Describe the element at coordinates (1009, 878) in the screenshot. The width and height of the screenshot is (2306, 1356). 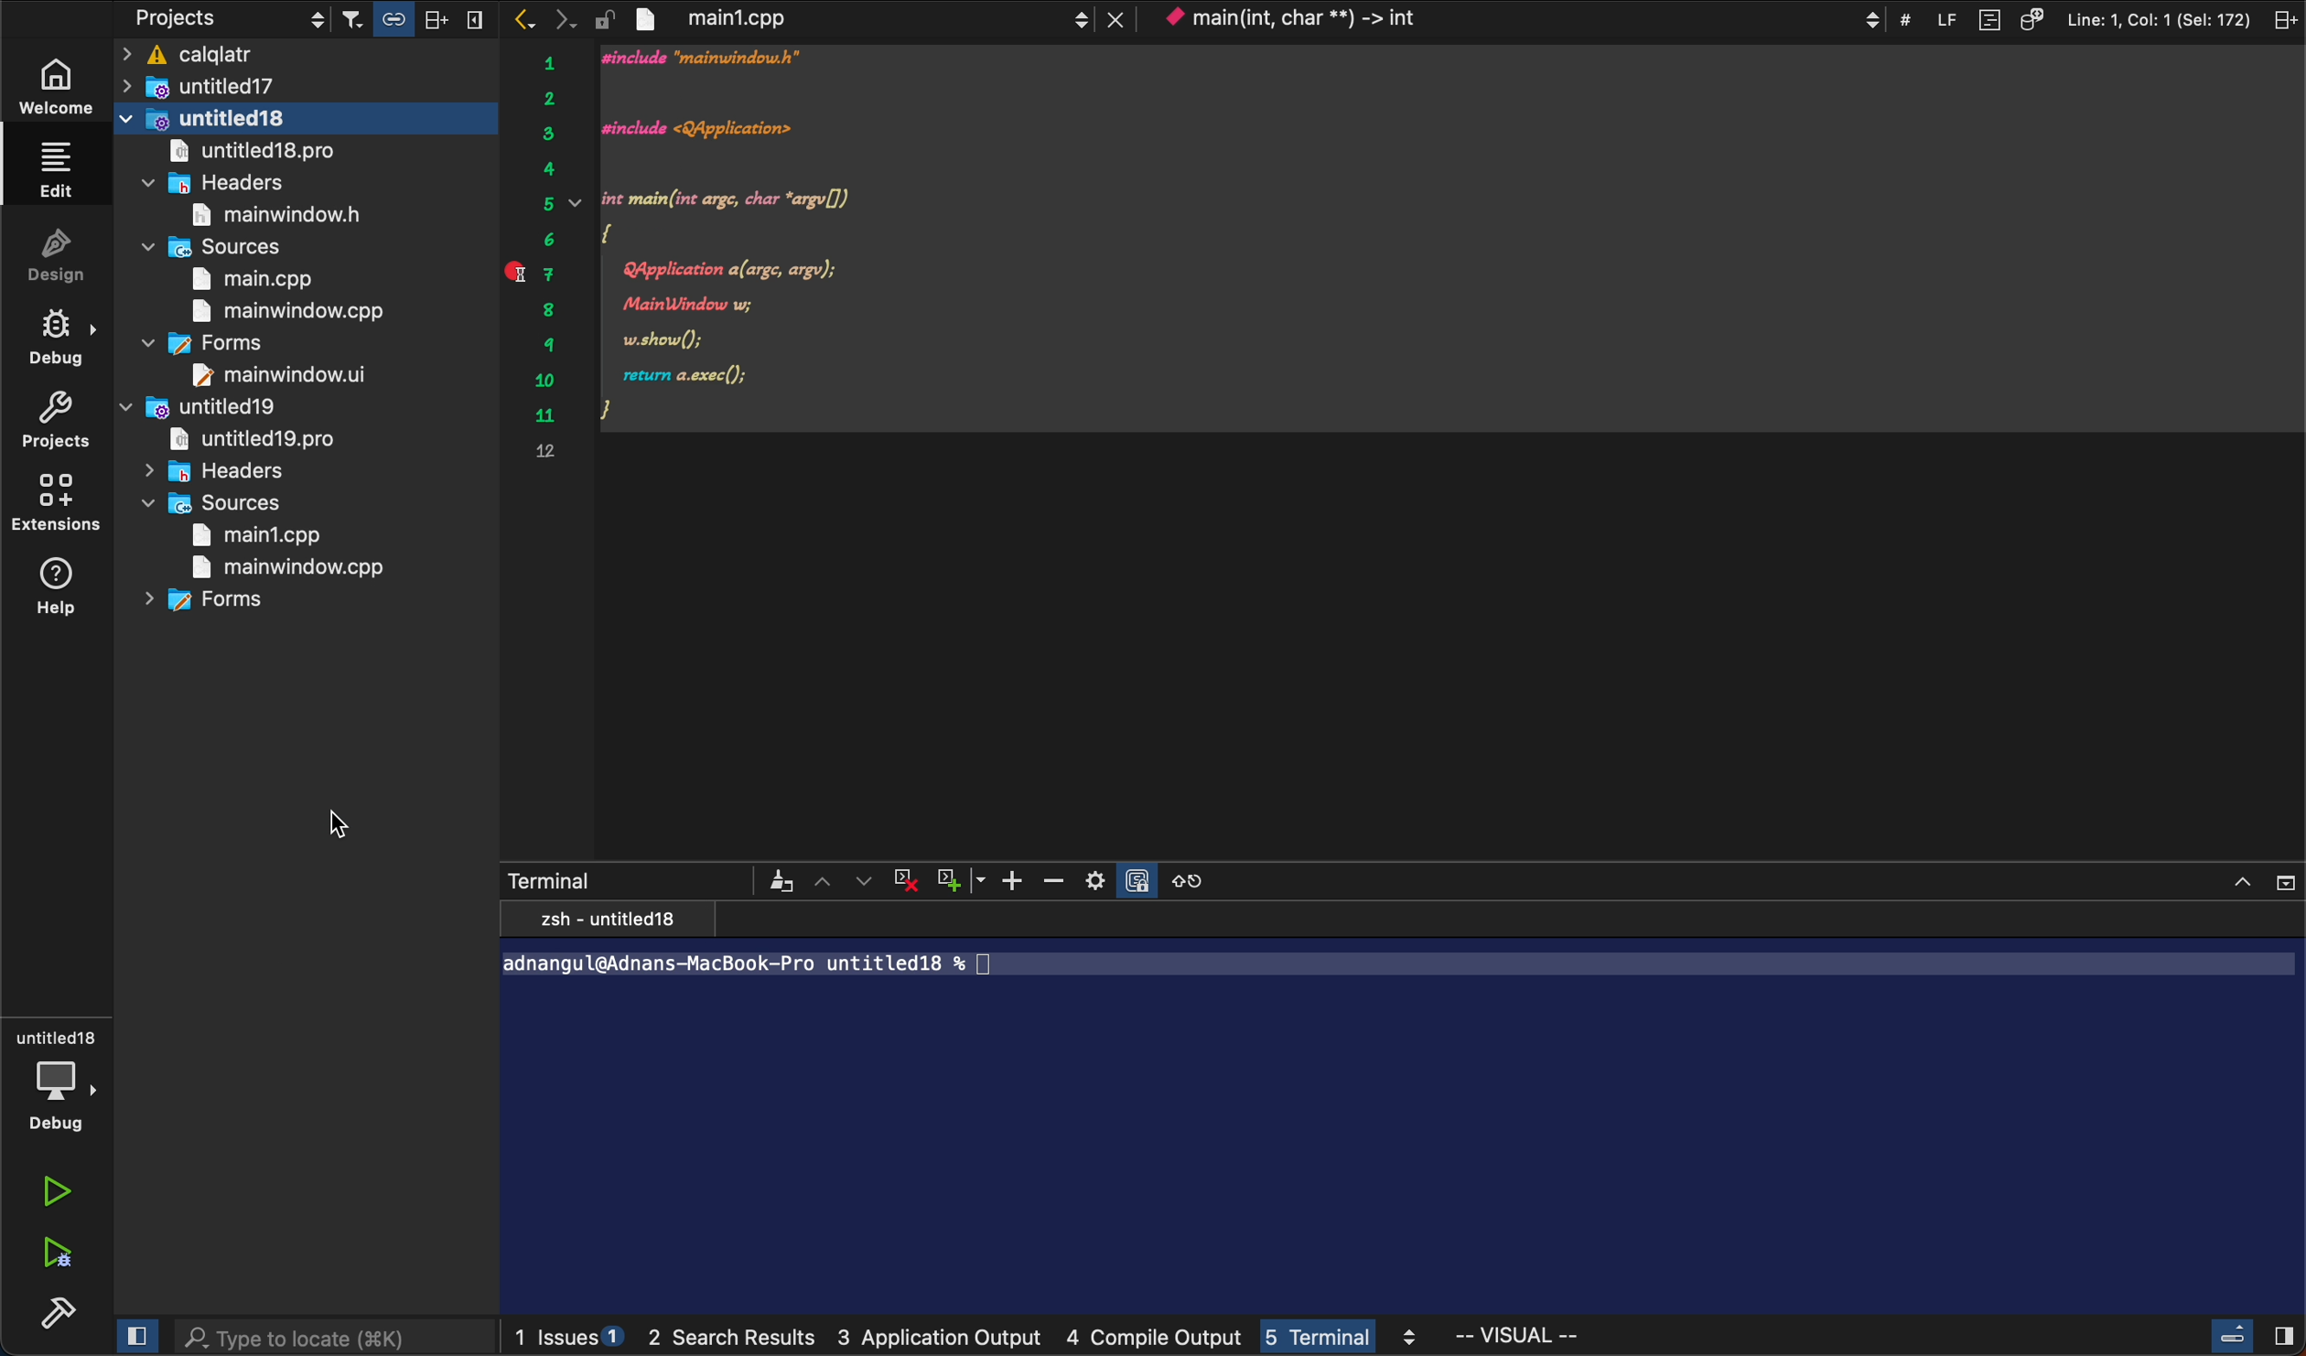
I see `zoom in` at that location.